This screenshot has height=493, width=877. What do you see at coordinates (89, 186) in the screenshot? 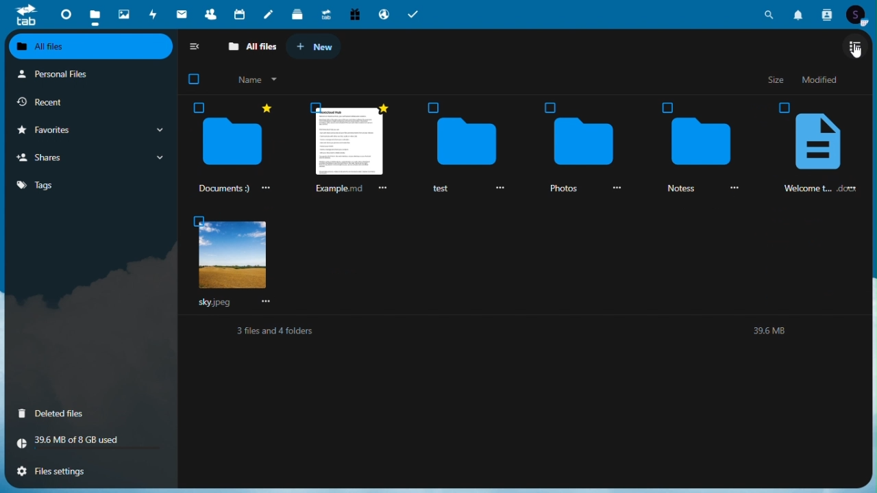
I see `tags` at bounding box center [89, 186].